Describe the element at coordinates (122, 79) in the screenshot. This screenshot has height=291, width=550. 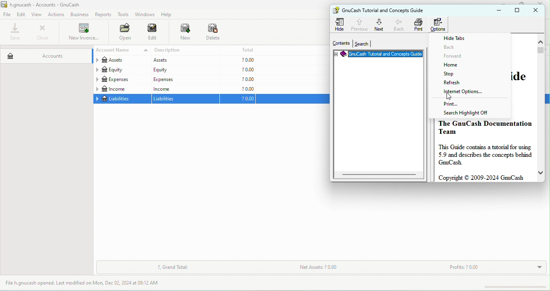
I see `expenses` at that location.